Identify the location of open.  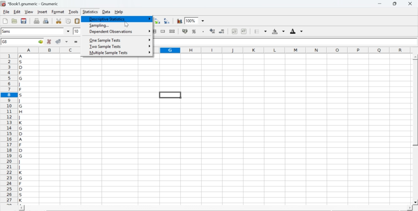
(14, 21).